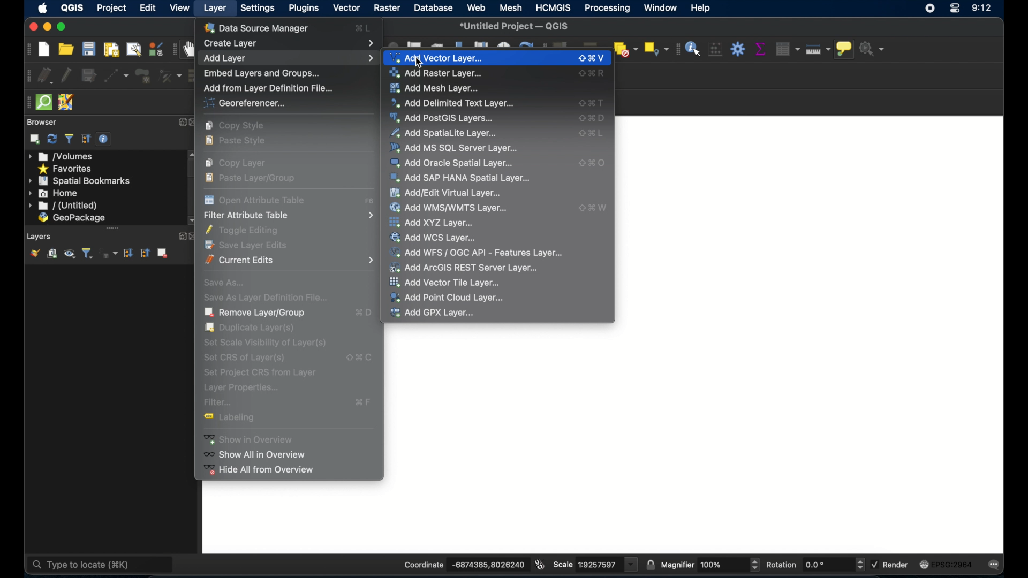 This screenshot has height=578, width=1028. What do you see at coordinates (63, 27) in the screenshot?
I see `maximize` at bounding box center [63, 27].